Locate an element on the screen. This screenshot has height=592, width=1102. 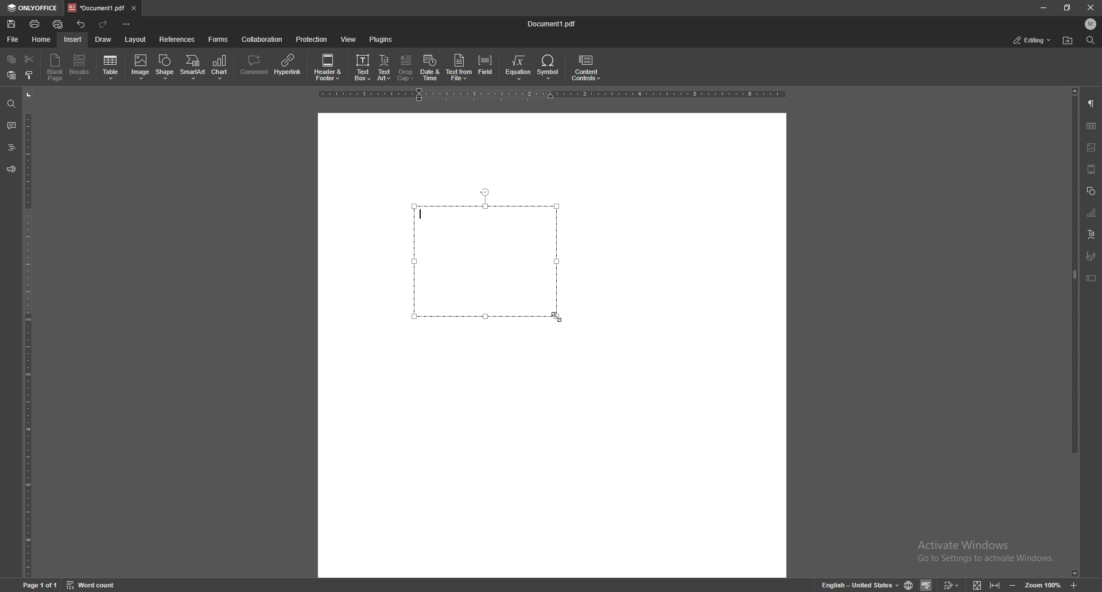
insert is located at coordinates (73, 40).